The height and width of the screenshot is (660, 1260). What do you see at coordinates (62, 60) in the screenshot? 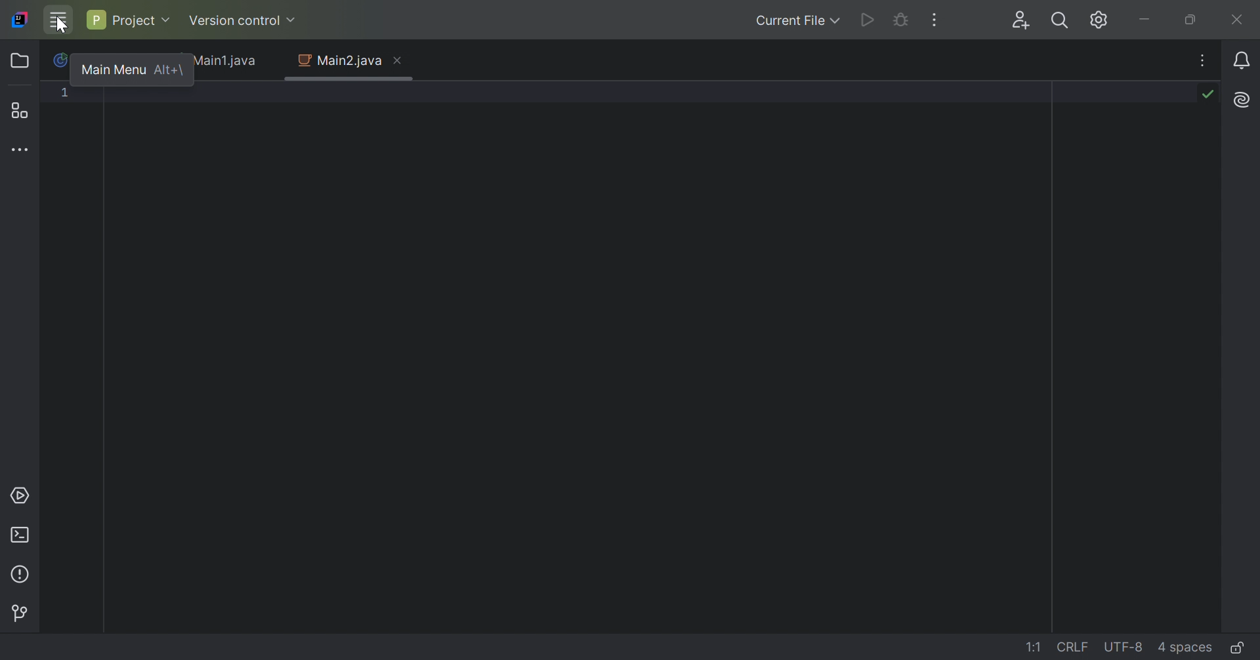
I see `Icon` at bounding box center [62, 60].